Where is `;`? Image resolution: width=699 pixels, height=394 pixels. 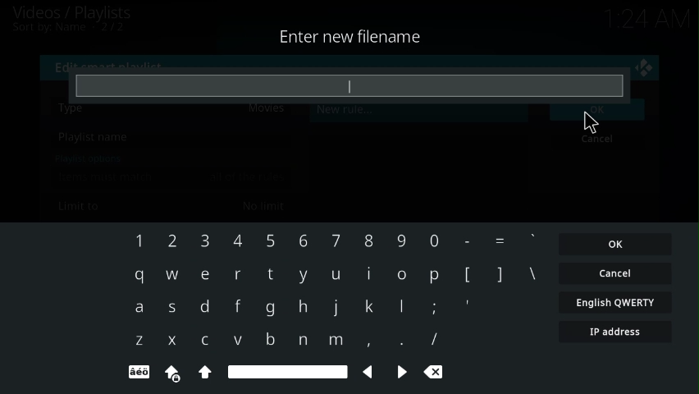
; is located at coordinates (429, 309).